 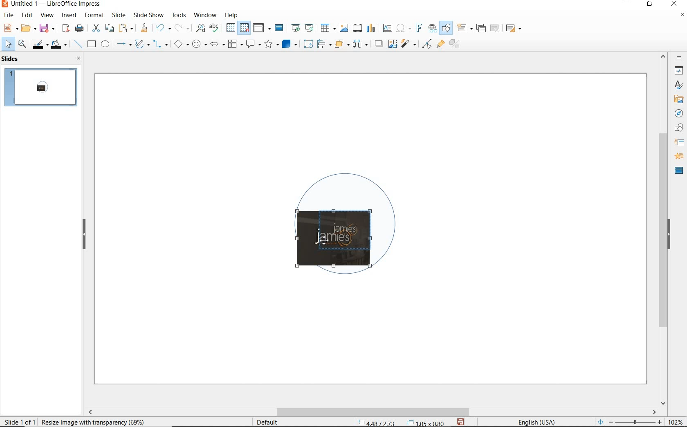 I want to click on select at least three objects to distribute, so click(x=360, y=44).